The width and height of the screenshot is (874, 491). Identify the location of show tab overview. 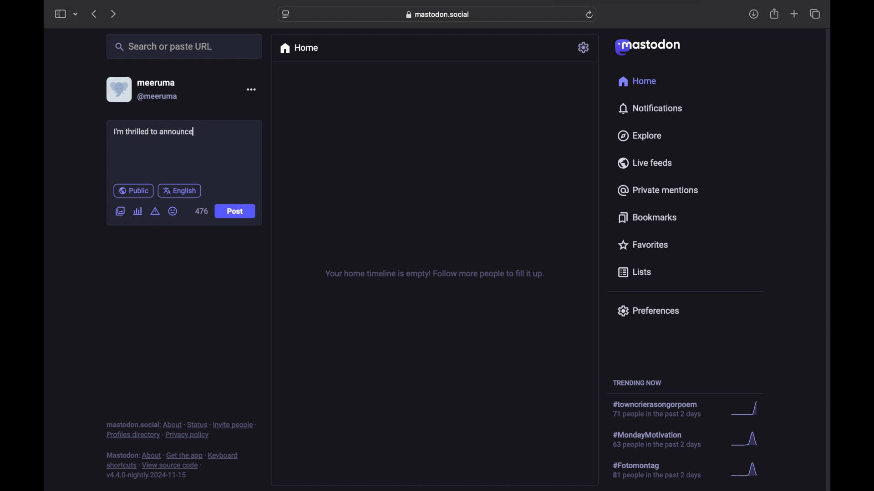
(816, 14).